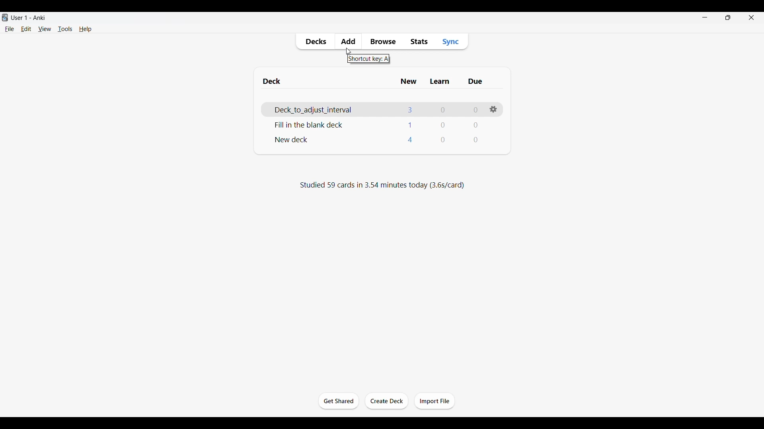 This screenshot has height=429, width=764. Describe the element at coordinates (28, 17) in the screenshot. I see `User and software name` at that location.